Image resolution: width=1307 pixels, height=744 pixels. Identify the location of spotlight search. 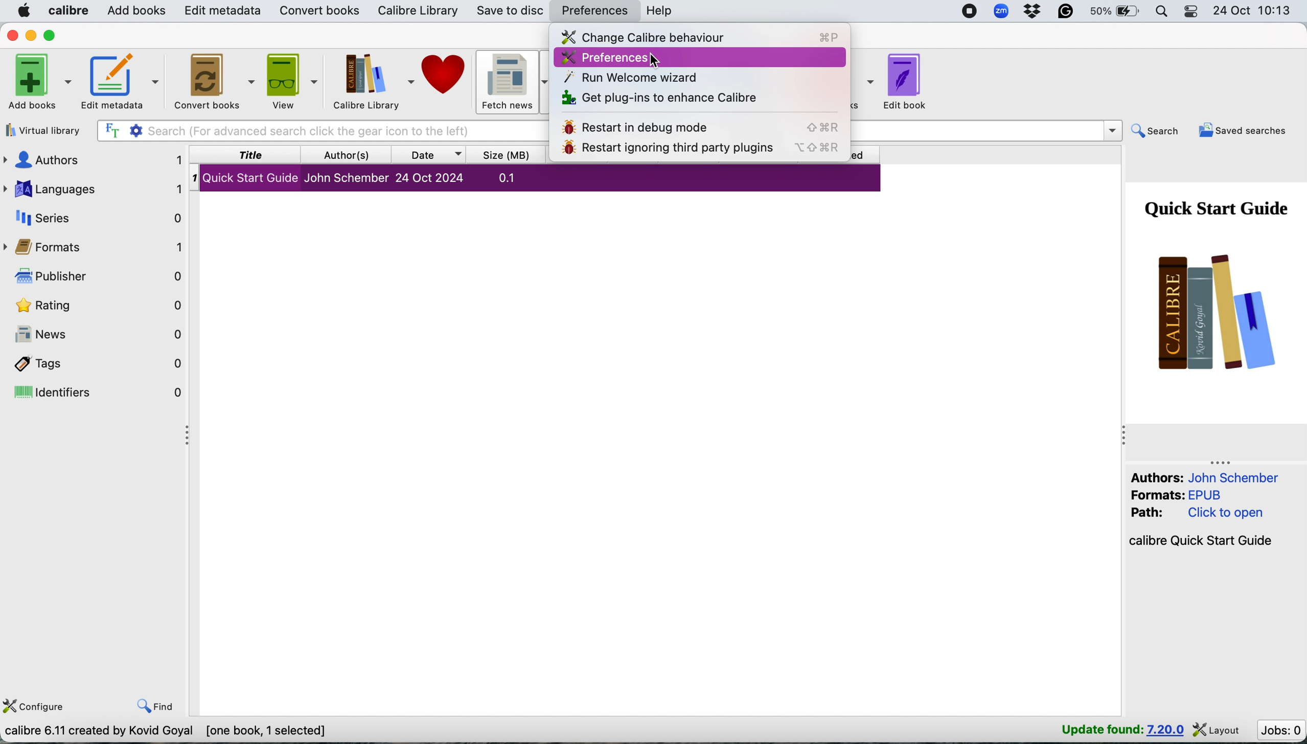
(1164, 12).